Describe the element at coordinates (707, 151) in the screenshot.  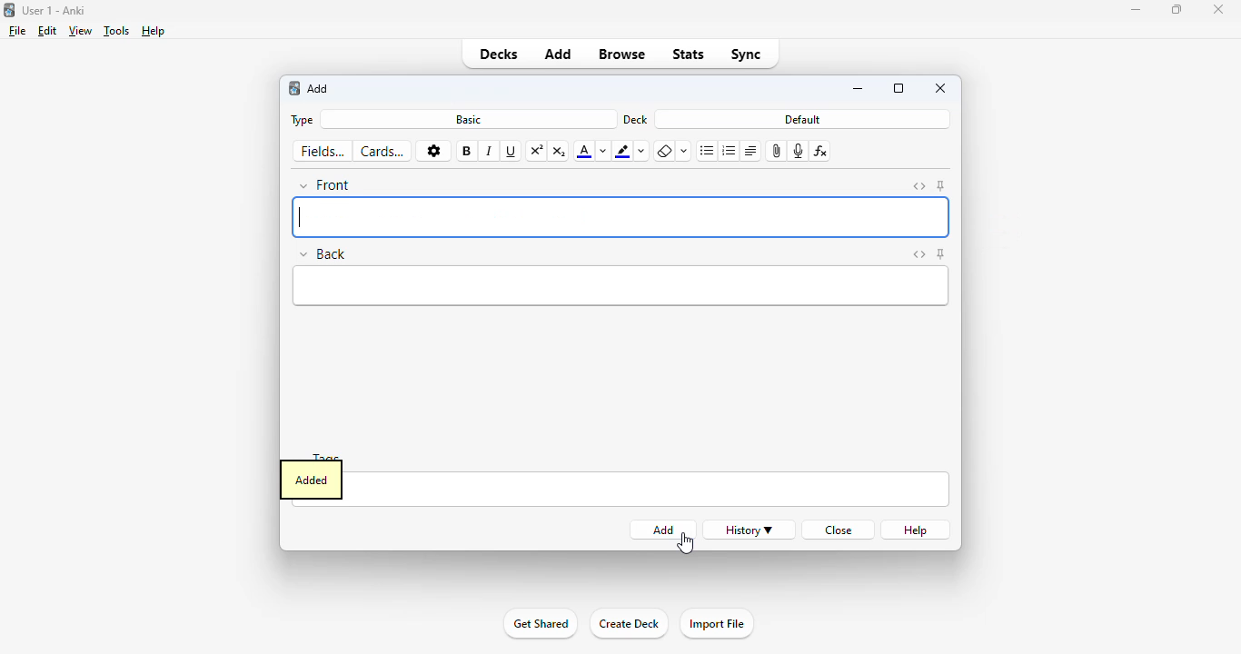
I see `unordered list` at that location.